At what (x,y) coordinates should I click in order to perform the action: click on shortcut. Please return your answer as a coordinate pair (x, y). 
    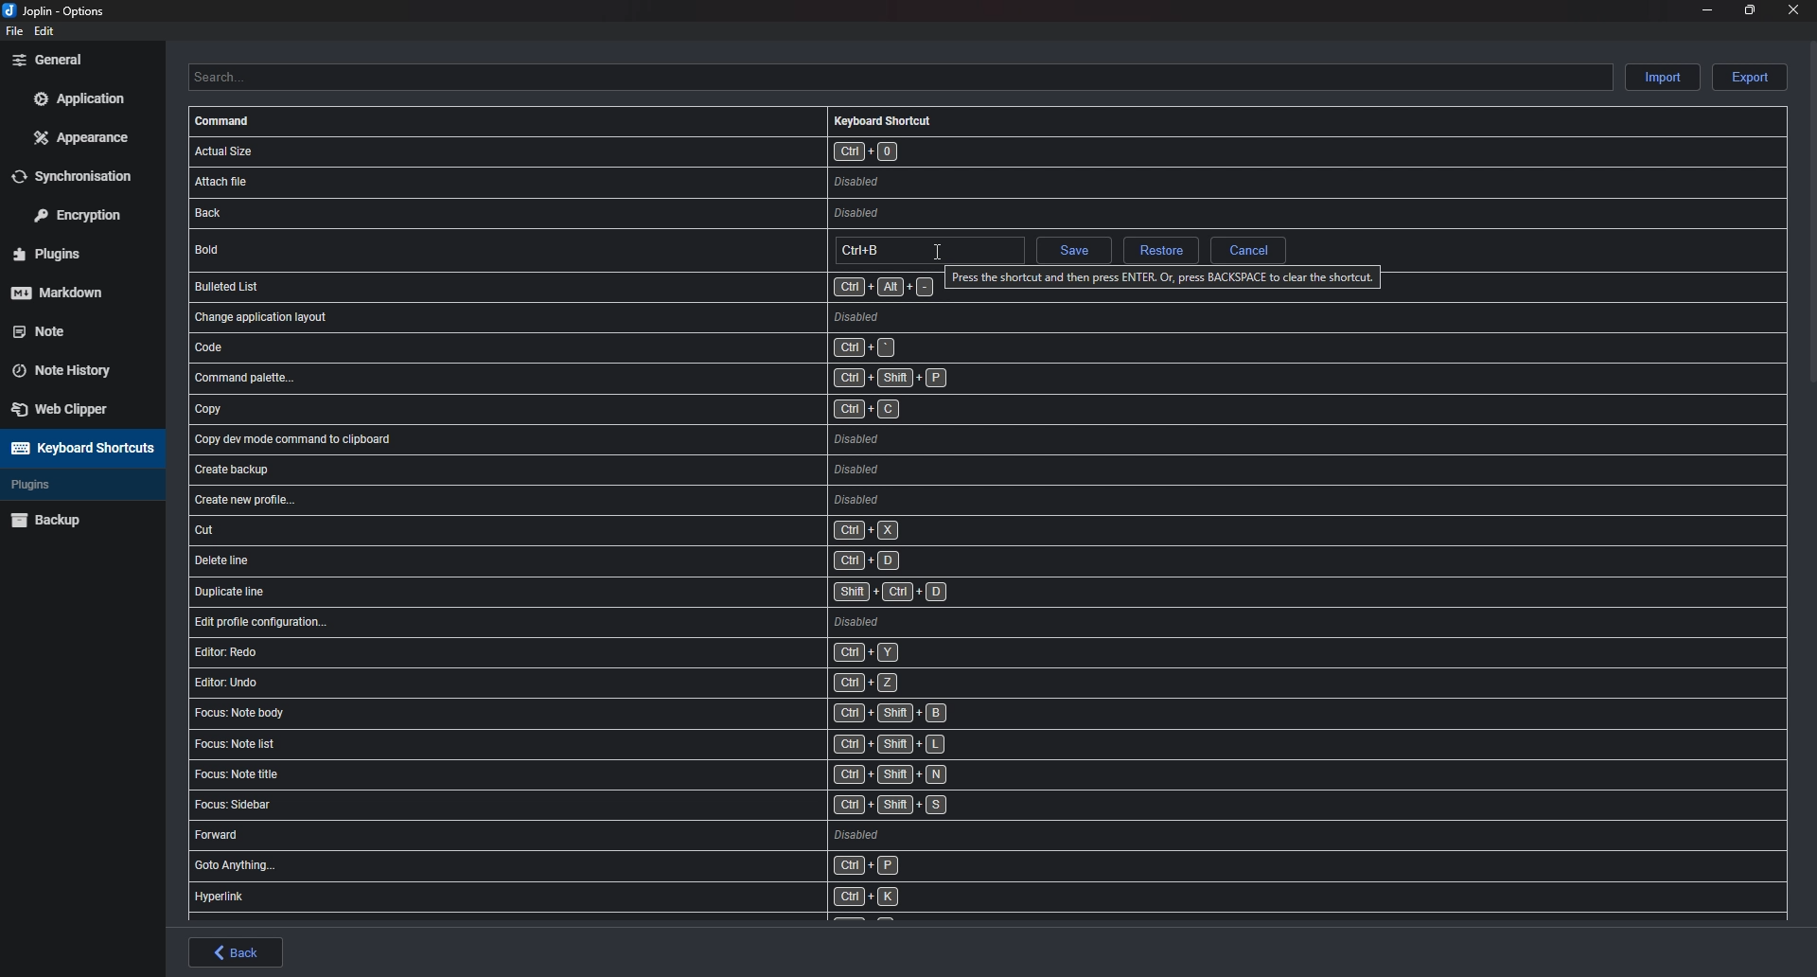
    Looking at the image, I should click on (636, 214).